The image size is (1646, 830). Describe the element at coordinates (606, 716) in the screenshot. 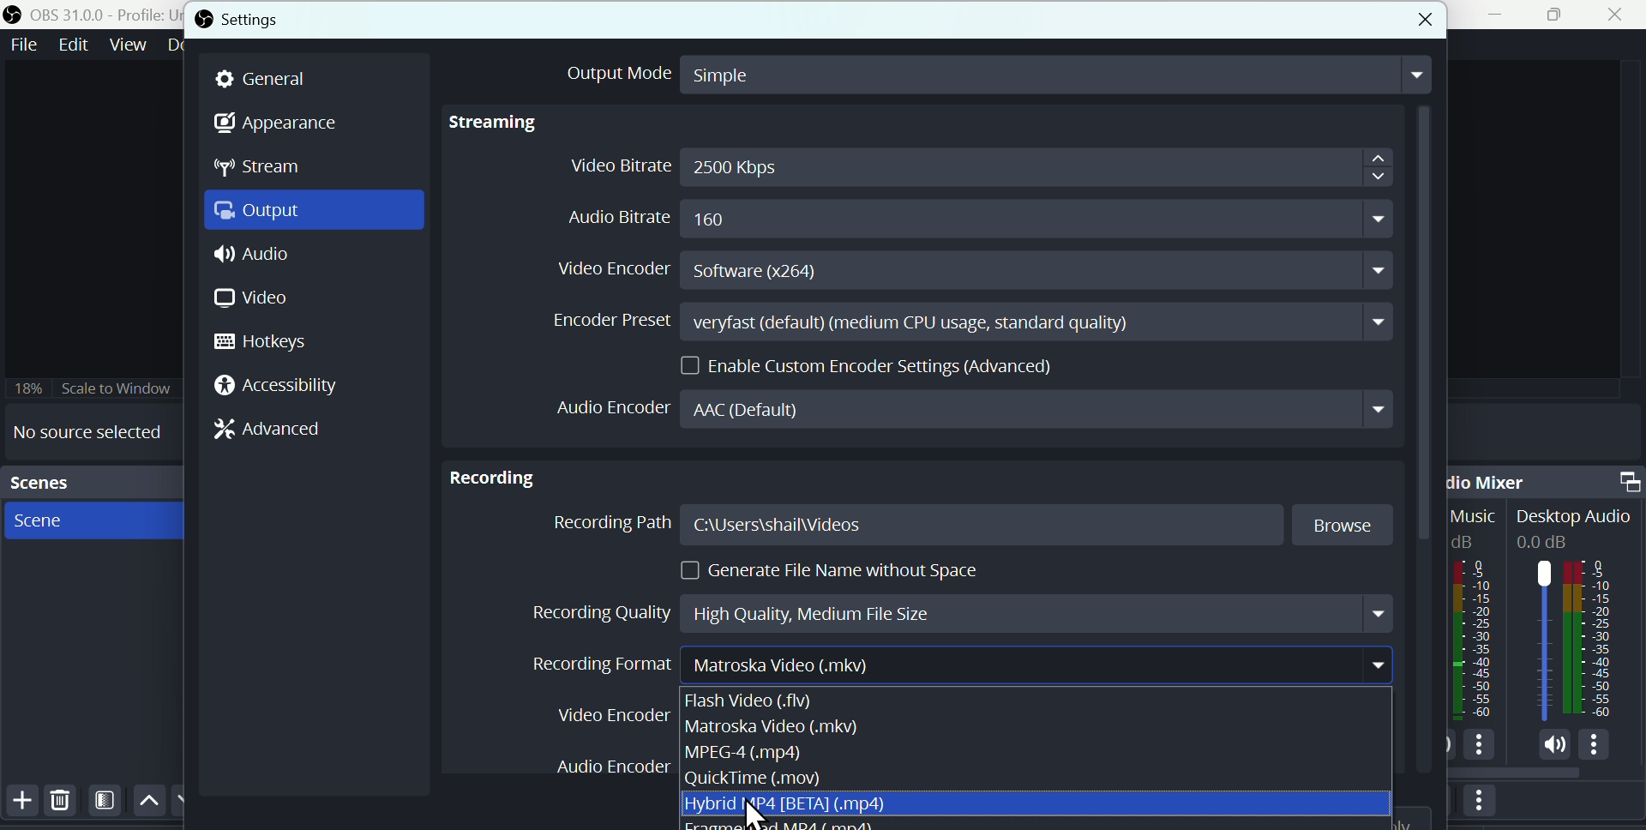

I see `Video en coder` at that location.